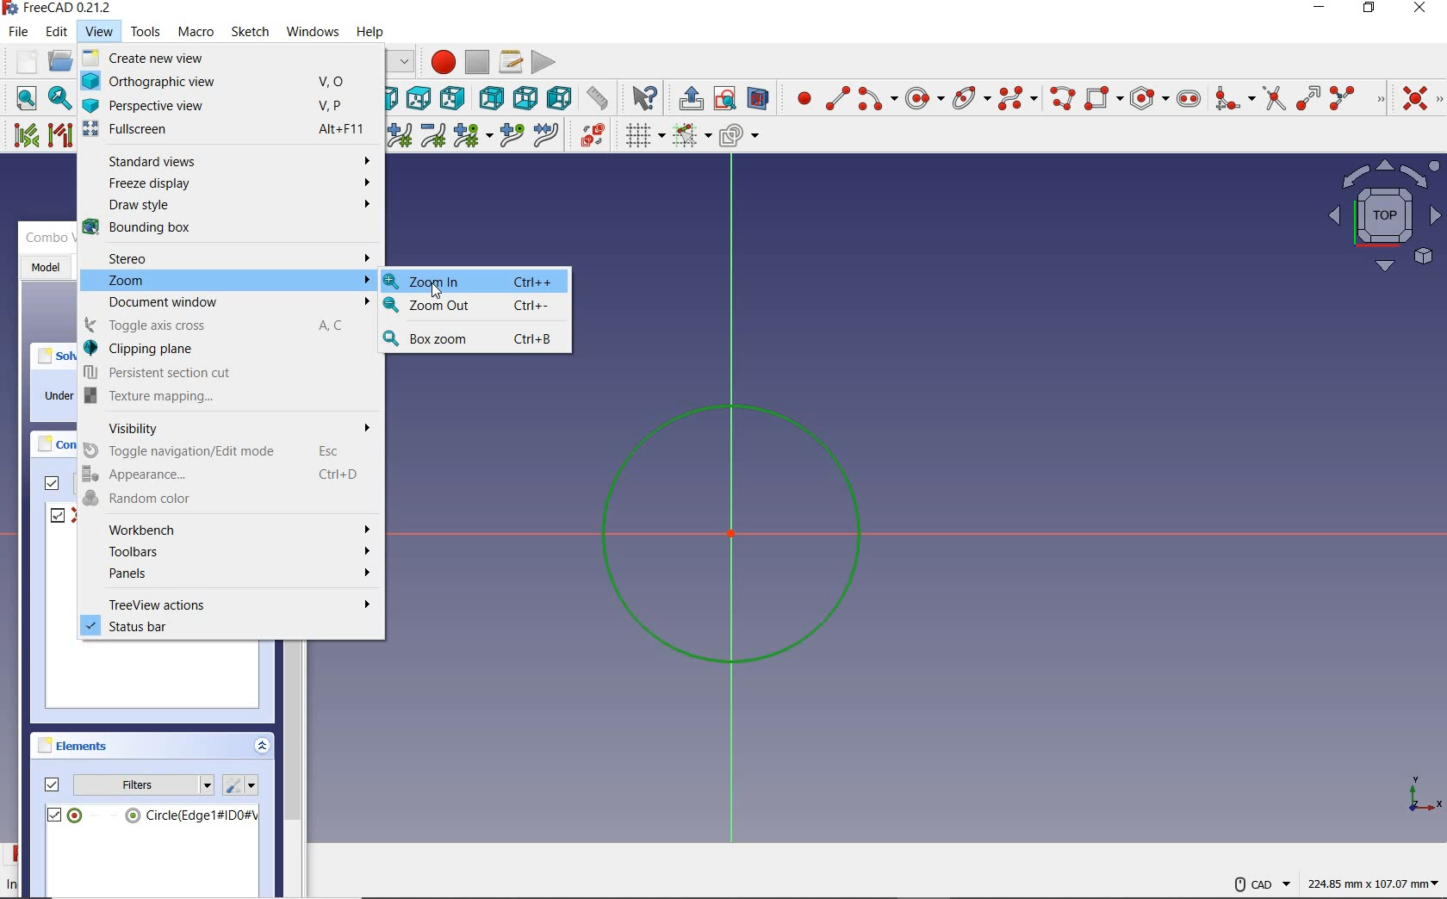 The height and width of the screenshot is (899, 1447). I want to click on create arc, so click(877, 100).